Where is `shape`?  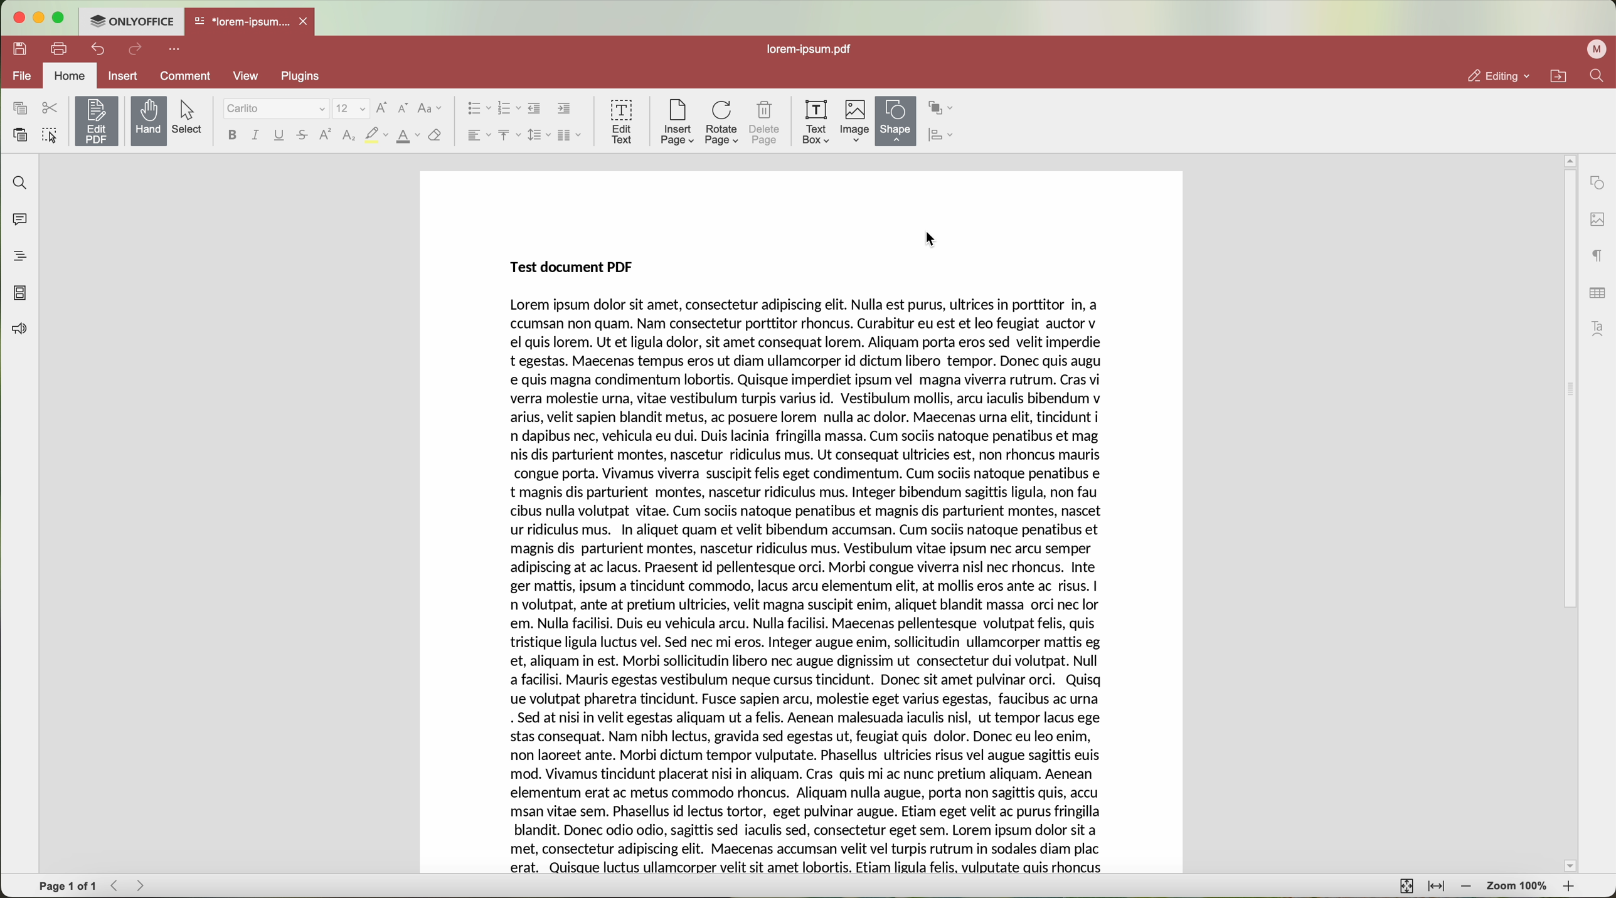
shape is located at coordinates (895, 120).